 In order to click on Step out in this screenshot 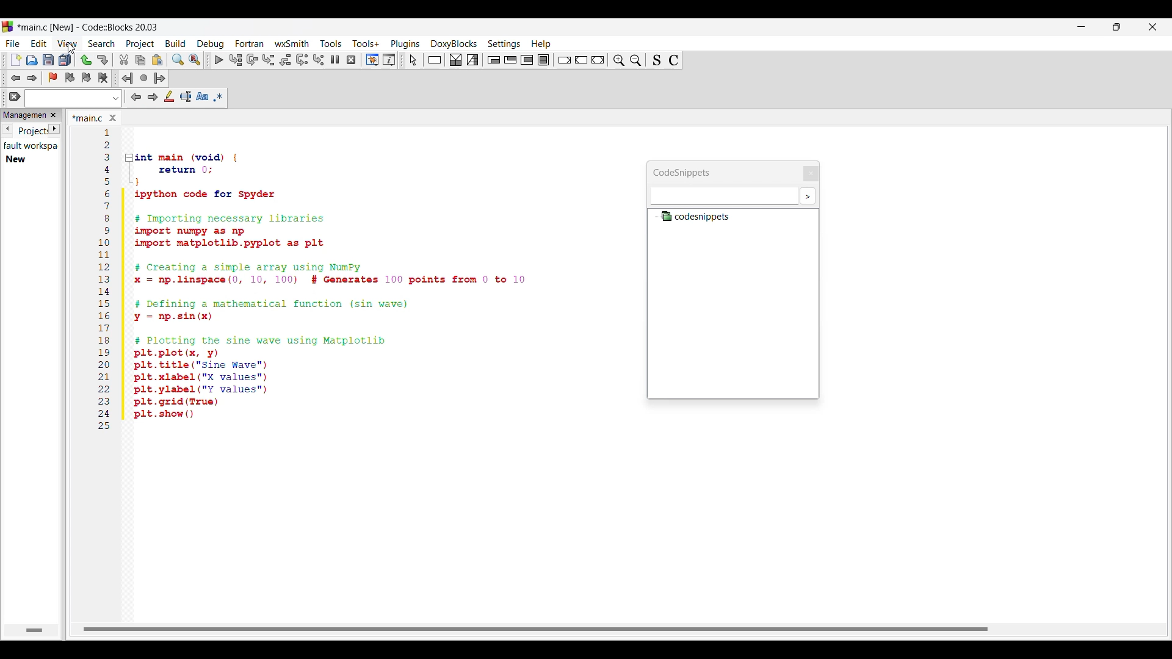, I will do `click(284, 60)`.